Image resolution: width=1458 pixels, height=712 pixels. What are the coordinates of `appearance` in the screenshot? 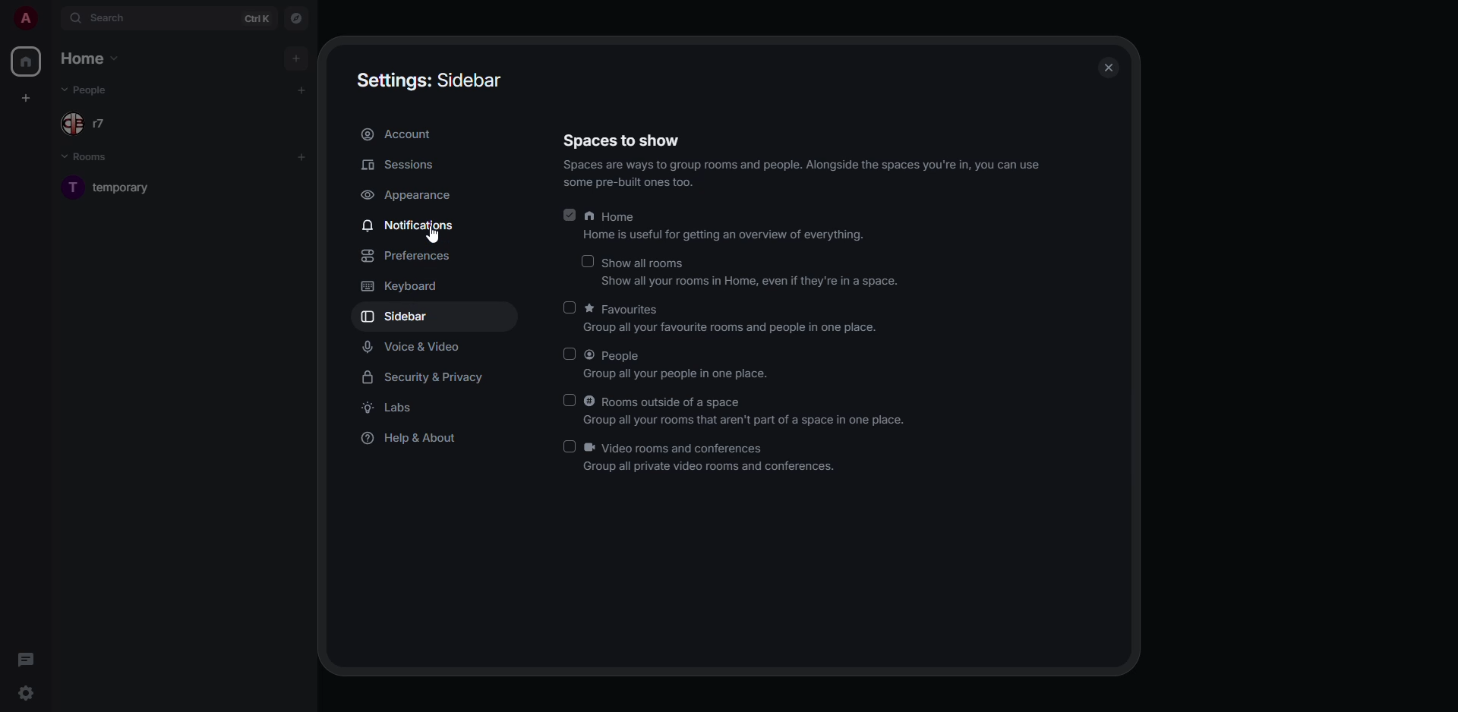 It's located at (412, 197).